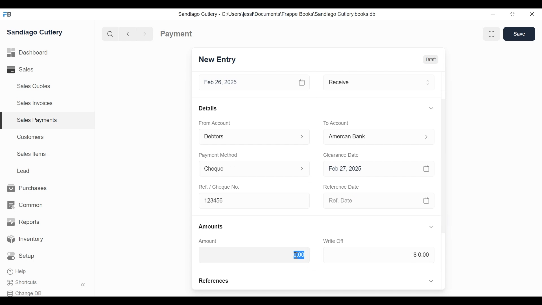 The width and height of the screenshot is (542, 305). What do you see at coordinates (22, 256) in the screenshot?
I see `Setup` at bounding box center [22, 256].